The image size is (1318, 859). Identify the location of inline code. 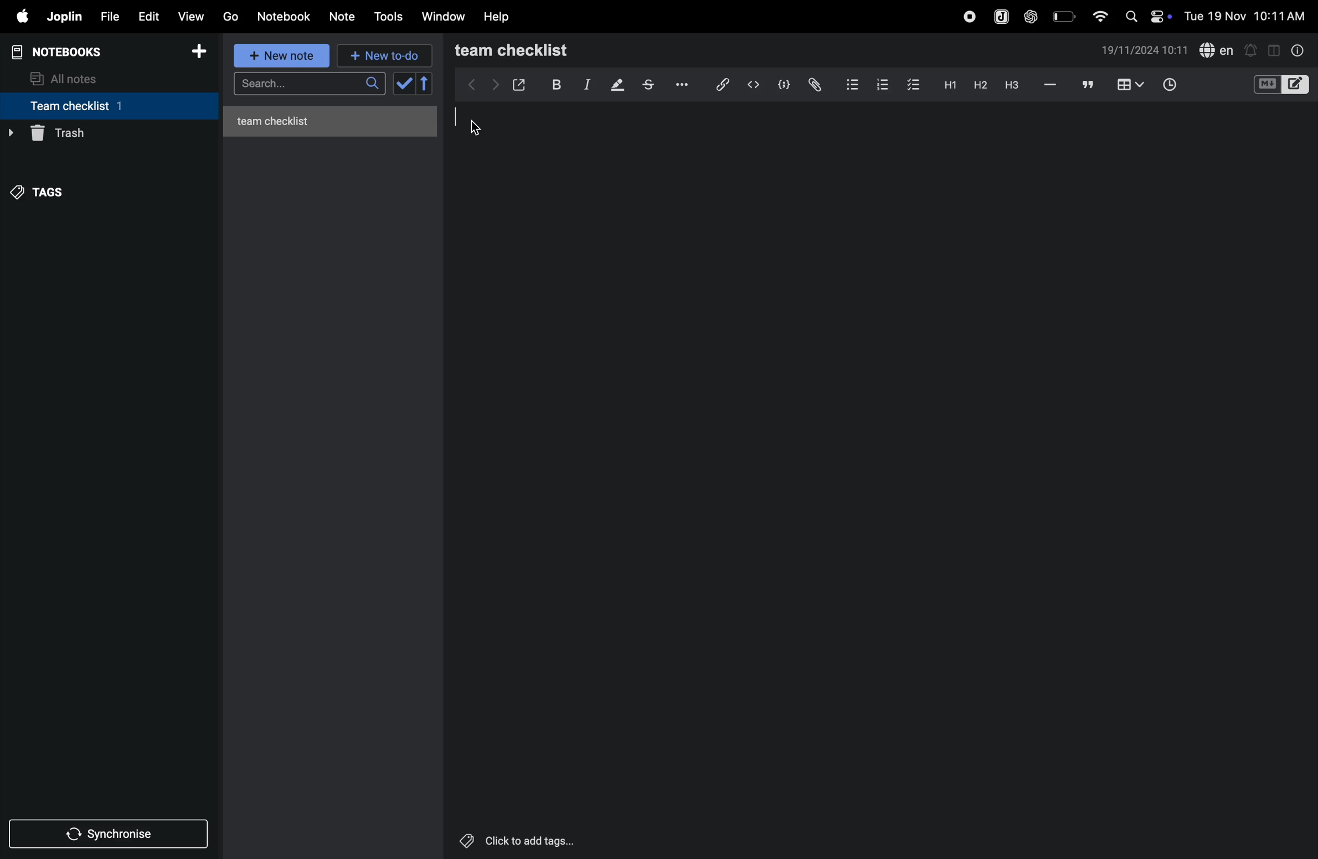
(753, 85).